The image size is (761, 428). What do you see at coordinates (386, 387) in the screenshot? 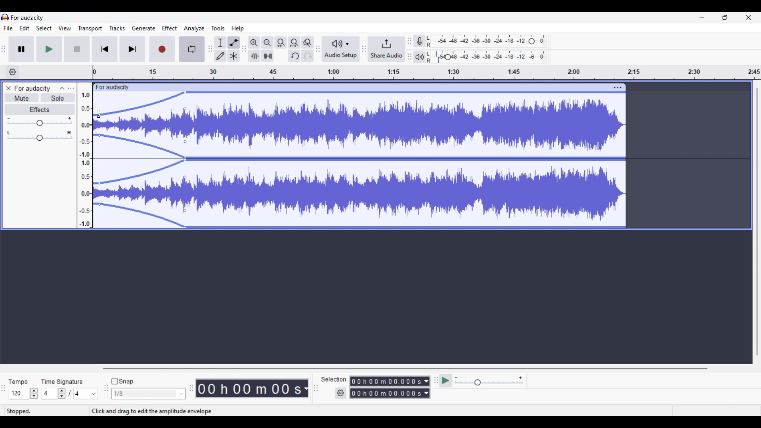
I see `Selection duration` at bounding box center [386, 387].